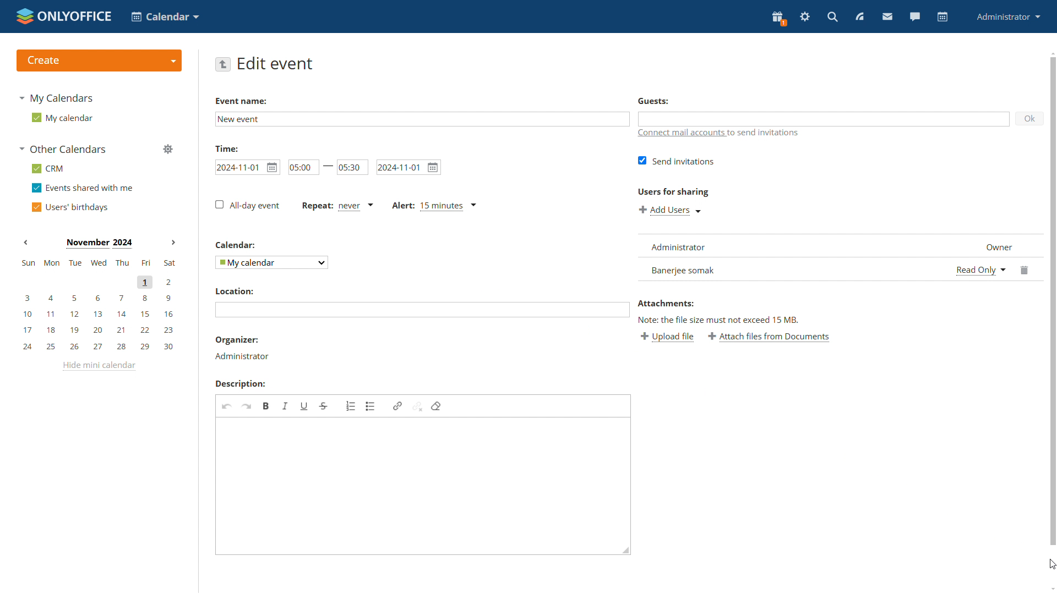 This screenshot has height=594, width=1057. What do you see at coordinates (242, 356) in the screenshot?
I see `host` at bounding box center [242, 356].